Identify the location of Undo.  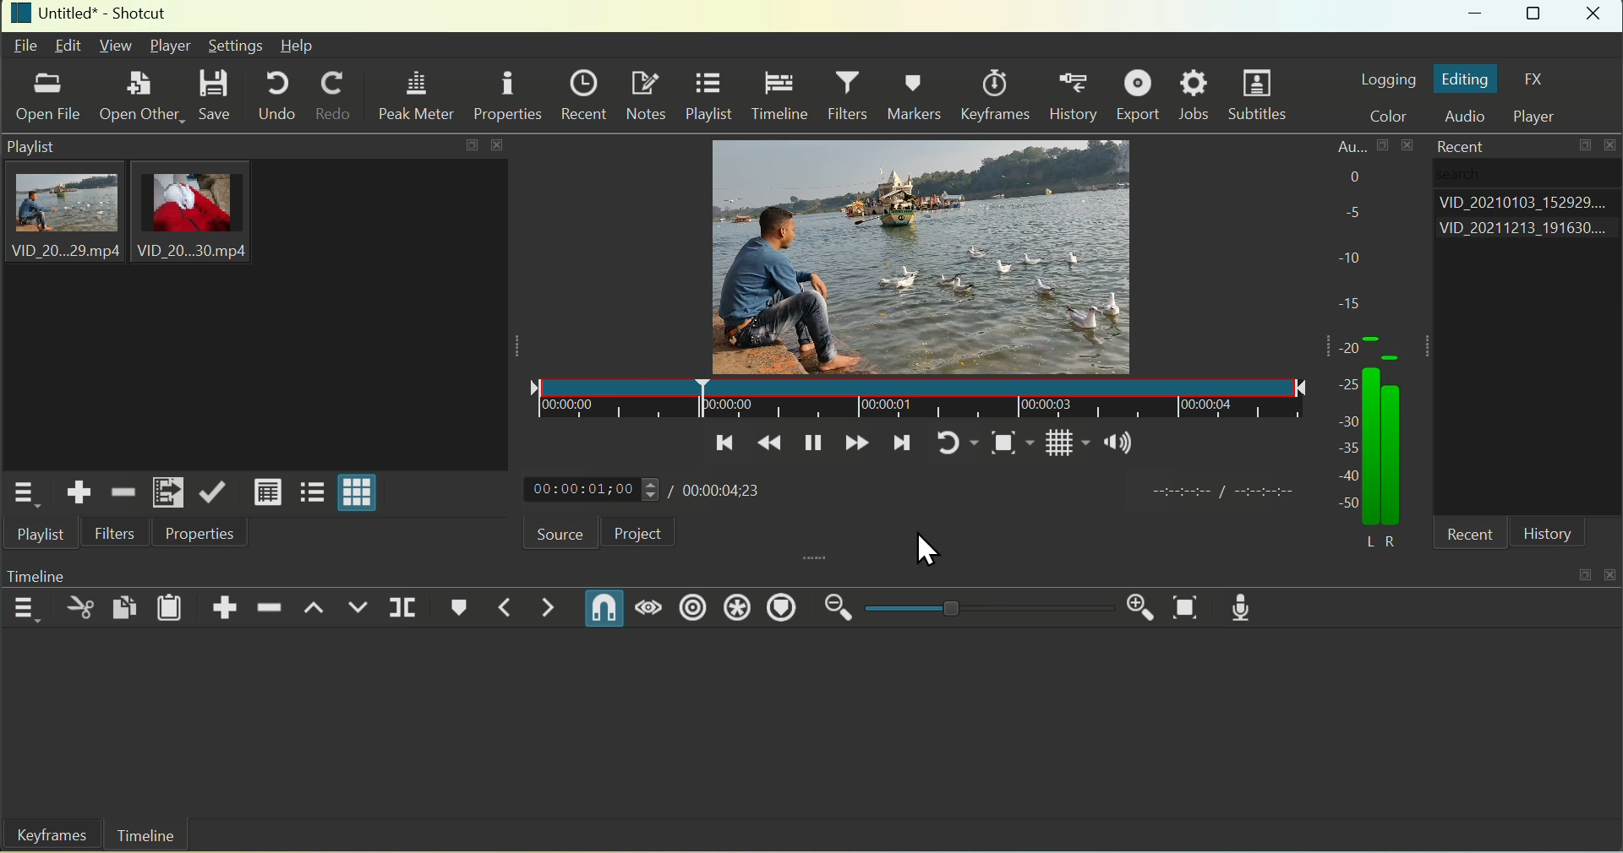
(276, 95).